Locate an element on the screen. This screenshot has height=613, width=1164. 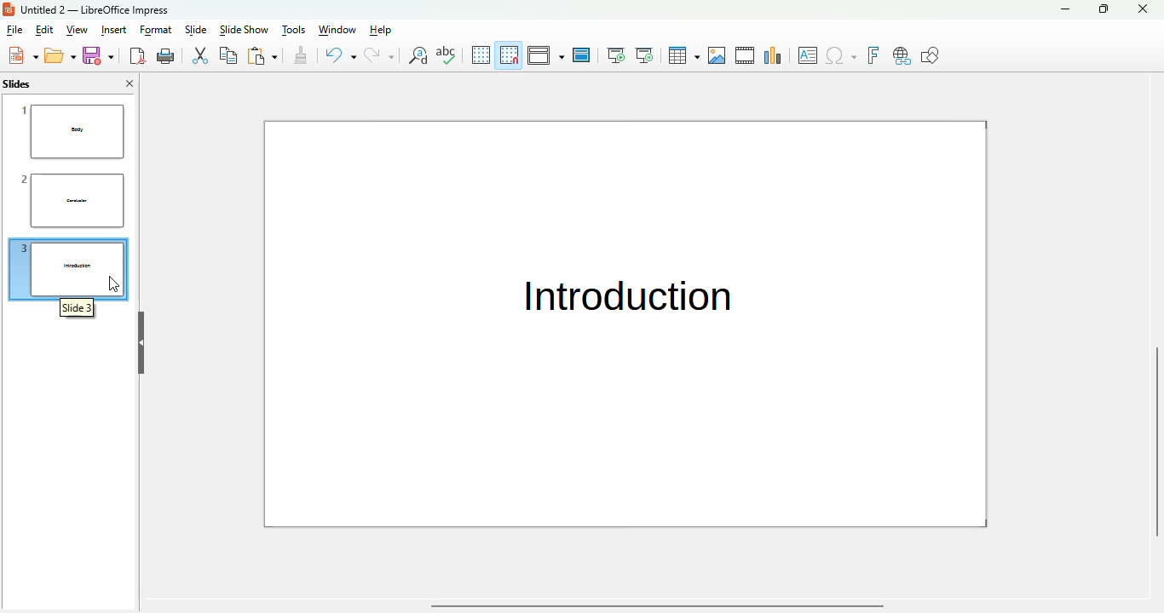
format is located at coordinates (156, 31).